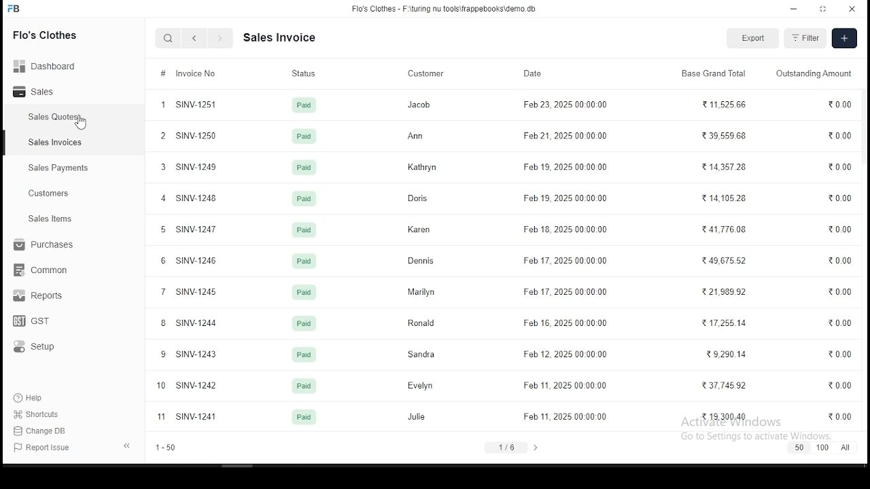  I want to click on R17255.14, so click(728, 324).